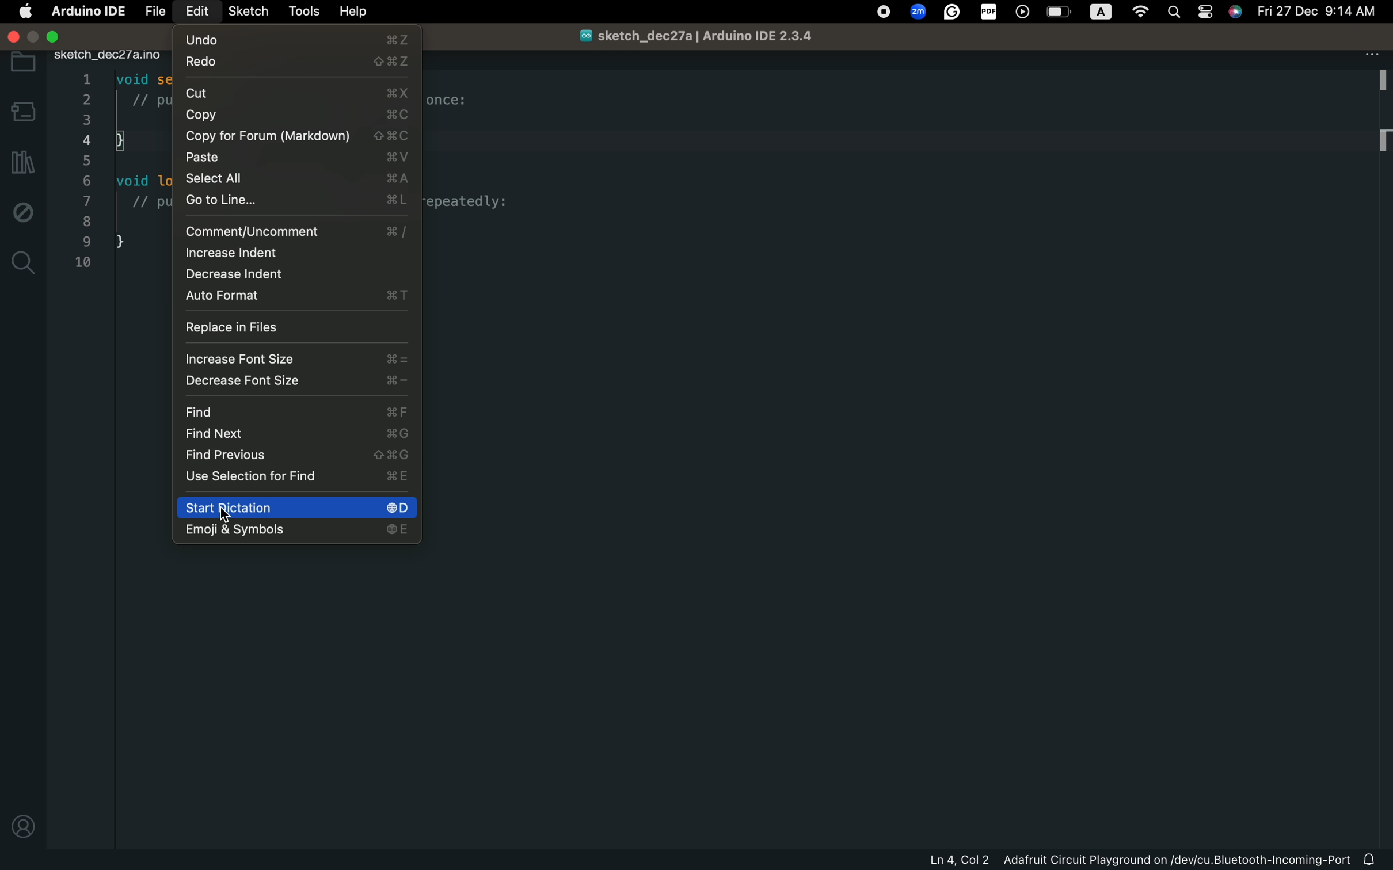 The image size is (1393, 870). I want to click on cut, so click(298, 92).